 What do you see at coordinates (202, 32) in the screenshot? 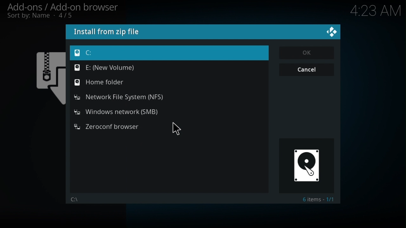
I see `Install from a Zip file` at bounding box center [202, 32].